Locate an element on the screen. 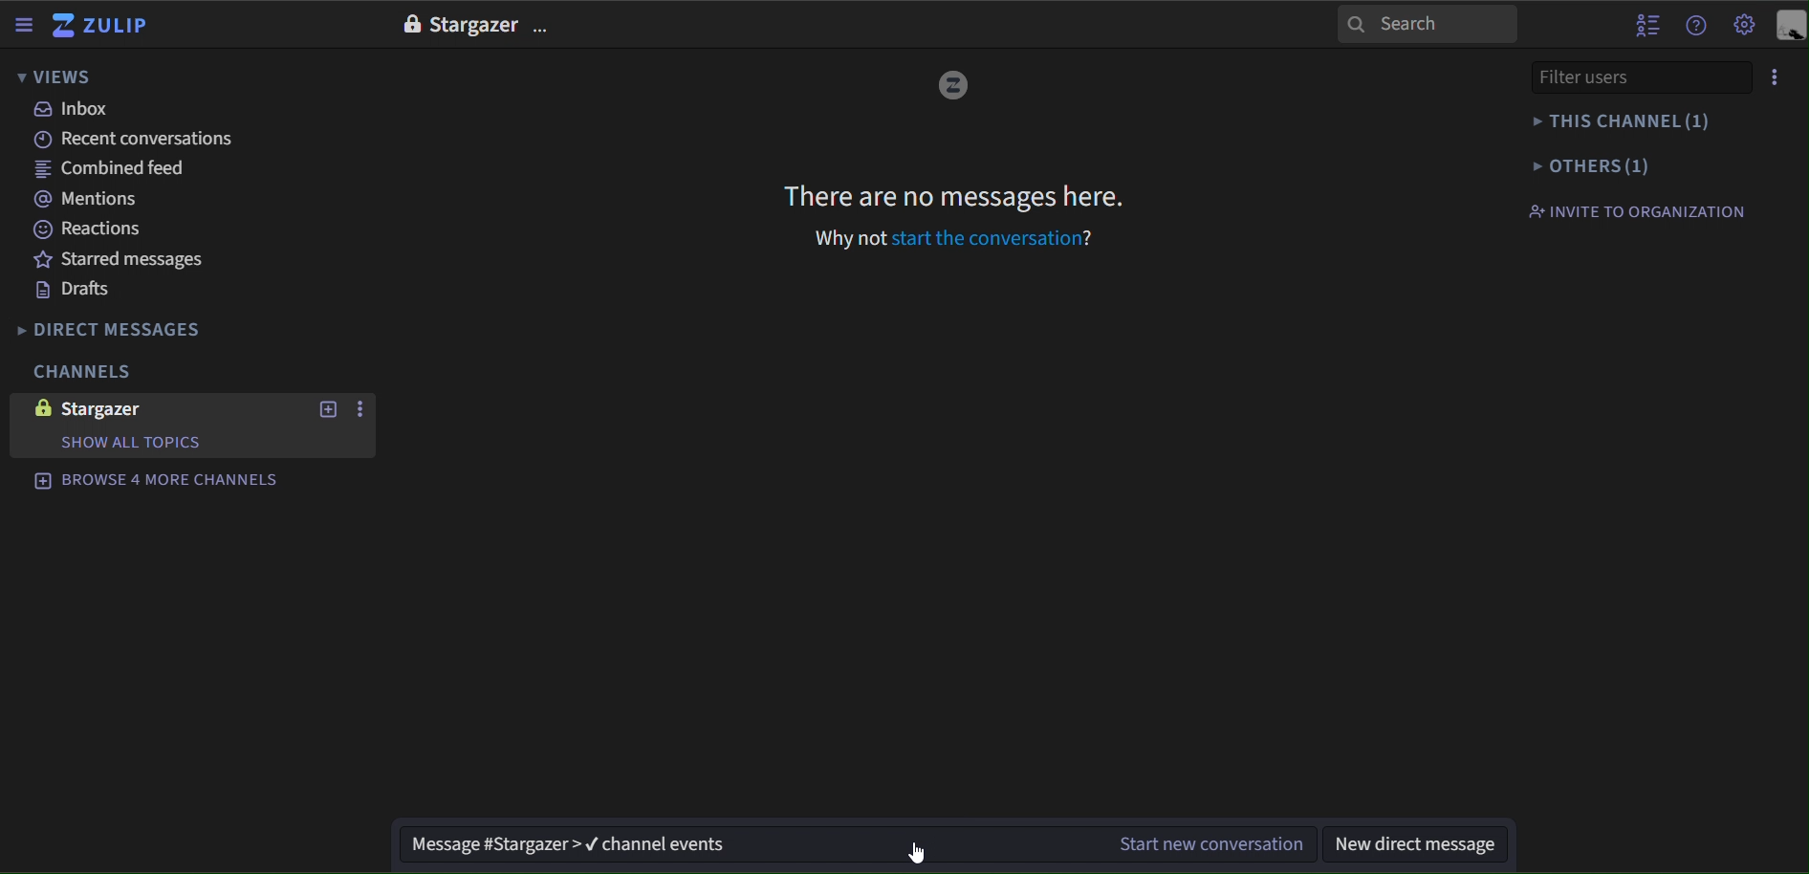  Message #Stargazer > channel events is located at coordinates (744, 846).